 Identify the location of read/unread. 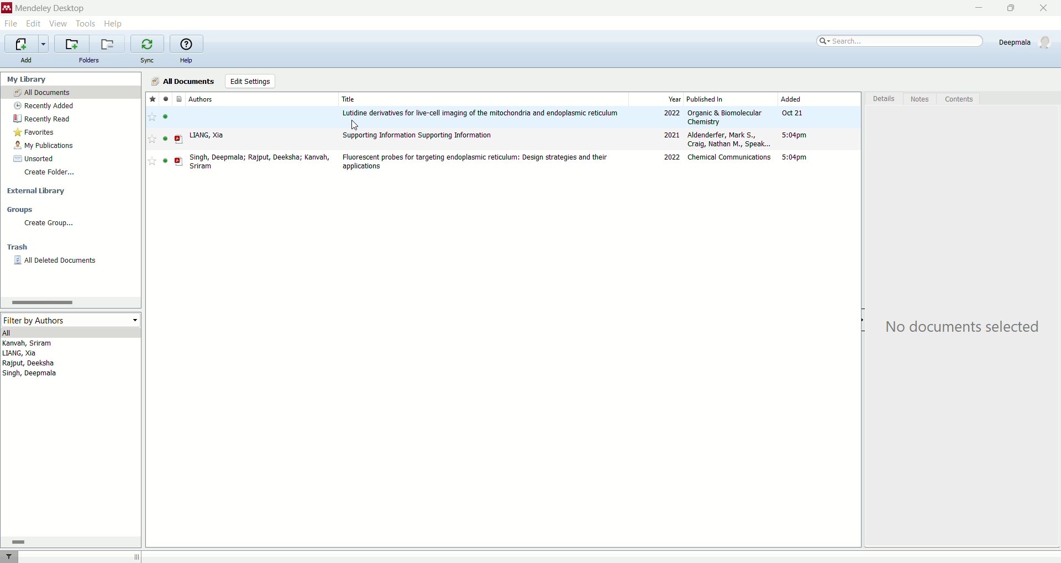
(168, 139).